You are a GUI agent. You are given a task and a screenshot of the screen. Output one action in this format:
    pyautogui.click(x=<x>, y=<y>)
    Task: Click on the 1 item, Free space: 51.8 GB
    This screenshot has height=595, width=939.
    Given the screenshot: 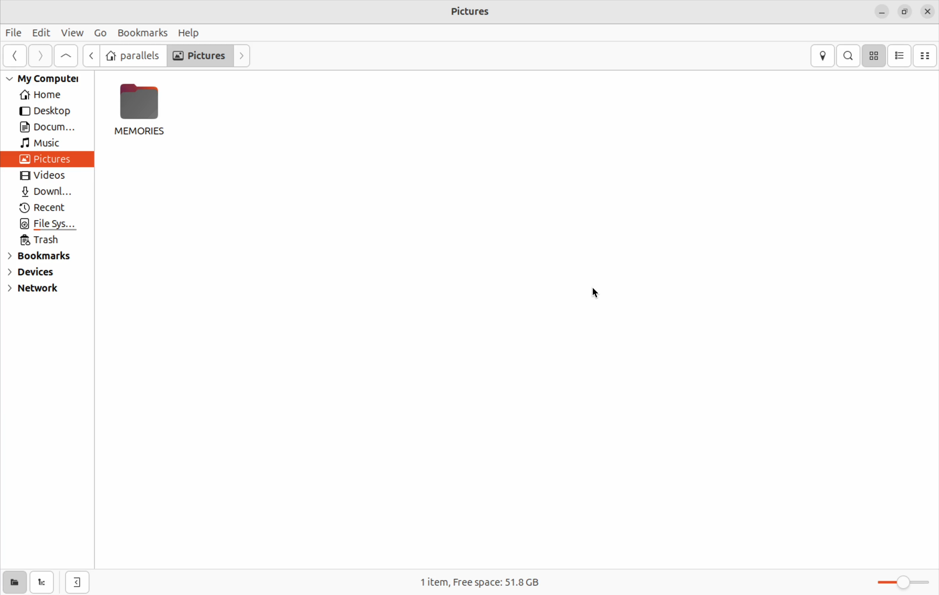 What is the action you would take?
    pyautogui.click(x=479, y=580)
    